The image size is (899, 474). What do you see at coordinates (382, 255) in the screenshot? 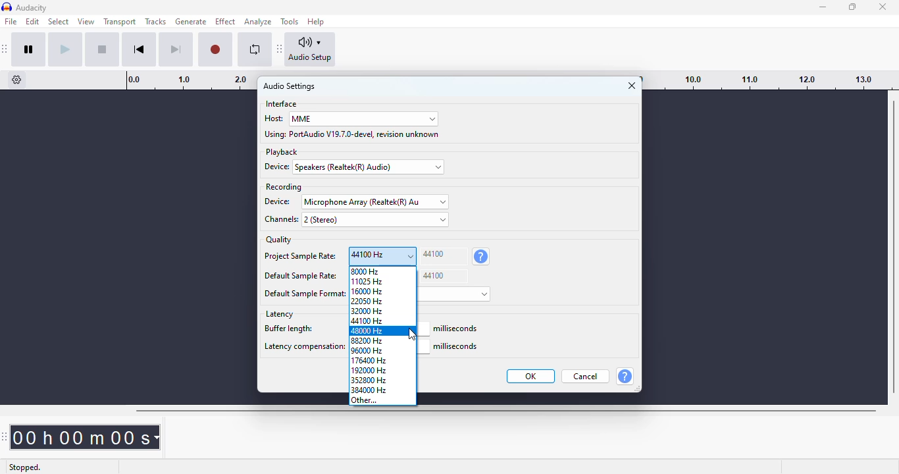
I see `select project sample rate` at bounding box center [382, 255].